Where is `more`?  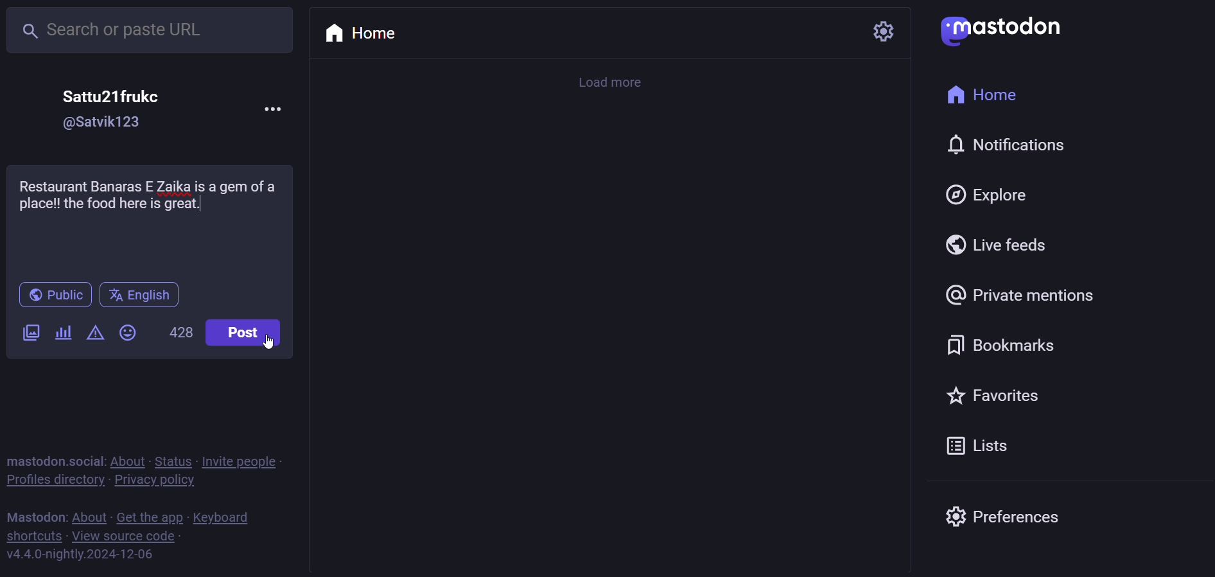 more is located at coordinates (275, 110).